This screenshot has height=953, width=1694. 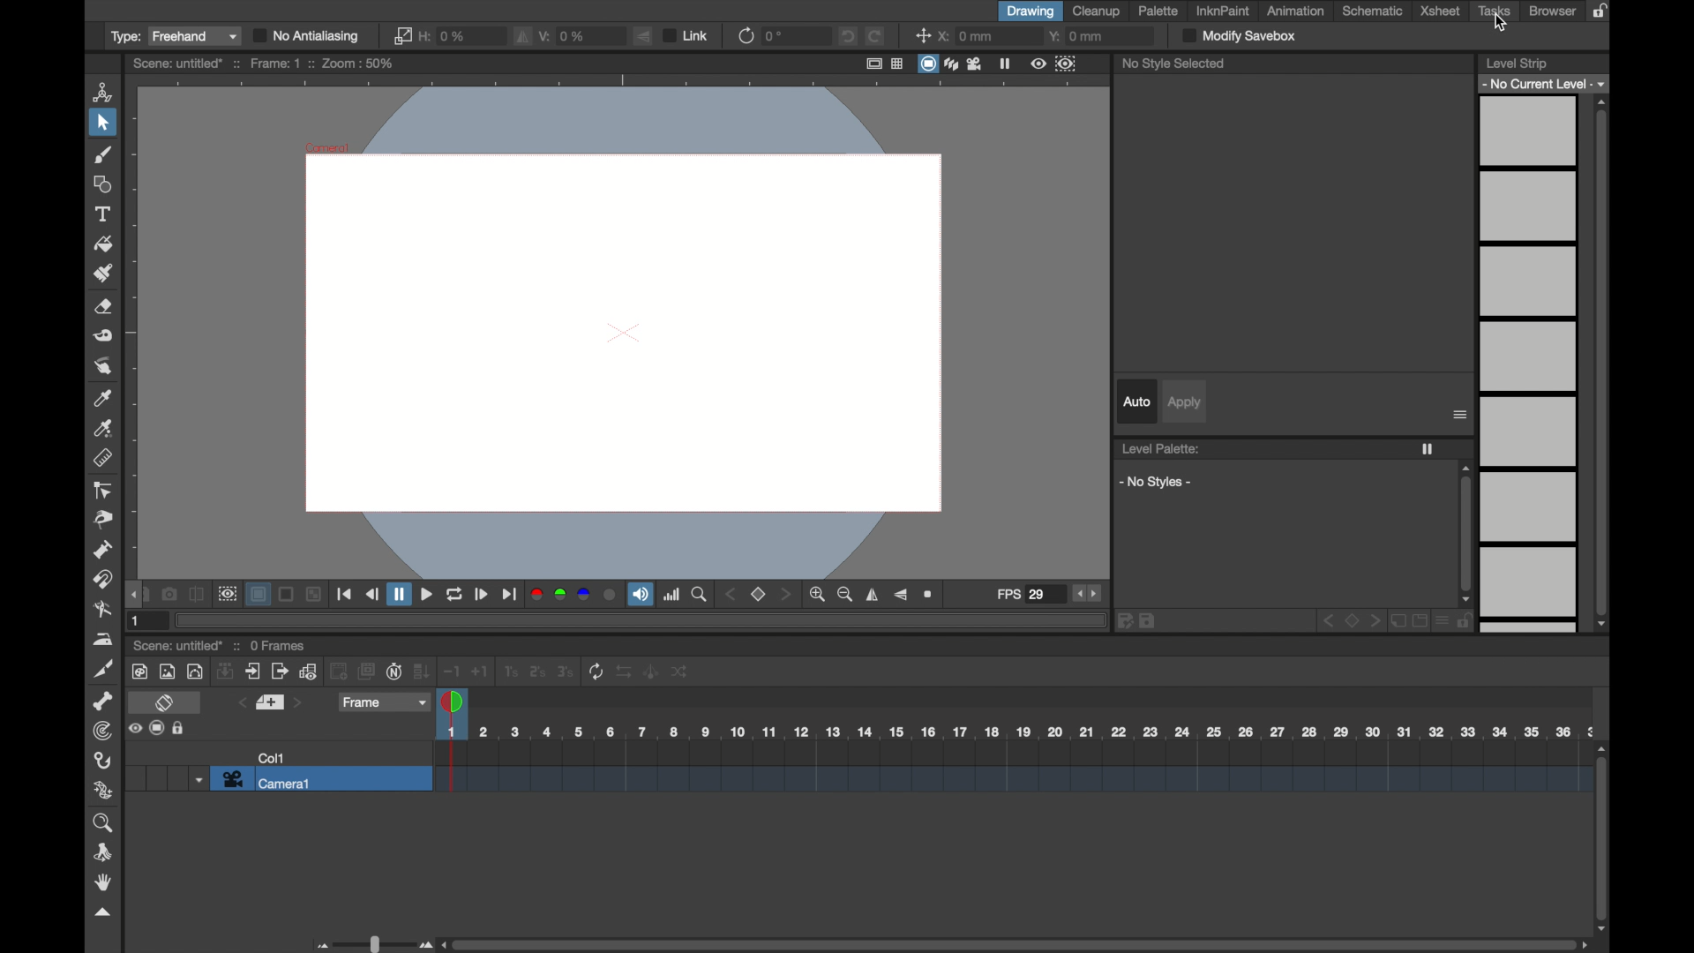 What do you see at coordinates (1465, 535) in the screenshot?
I see `scroll box` at bounding box center [1465, 535].